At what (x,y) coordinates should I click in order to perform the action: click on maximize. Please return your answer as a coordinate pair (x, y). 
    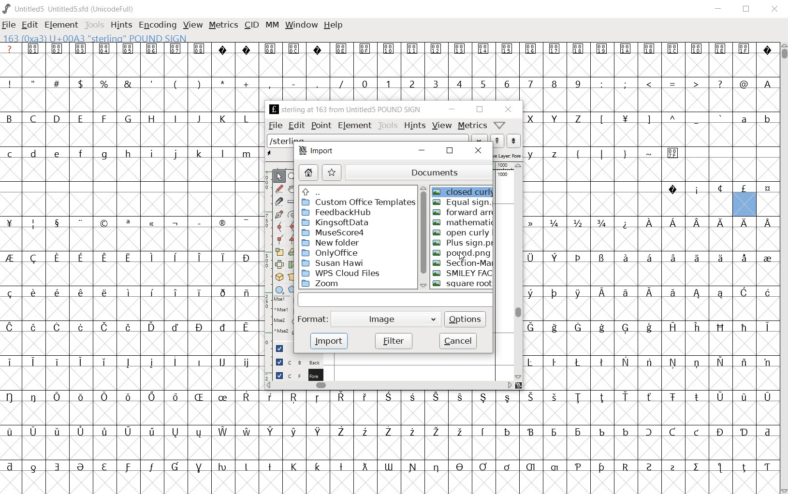
    Looking at the image, I should click on (480, 110).